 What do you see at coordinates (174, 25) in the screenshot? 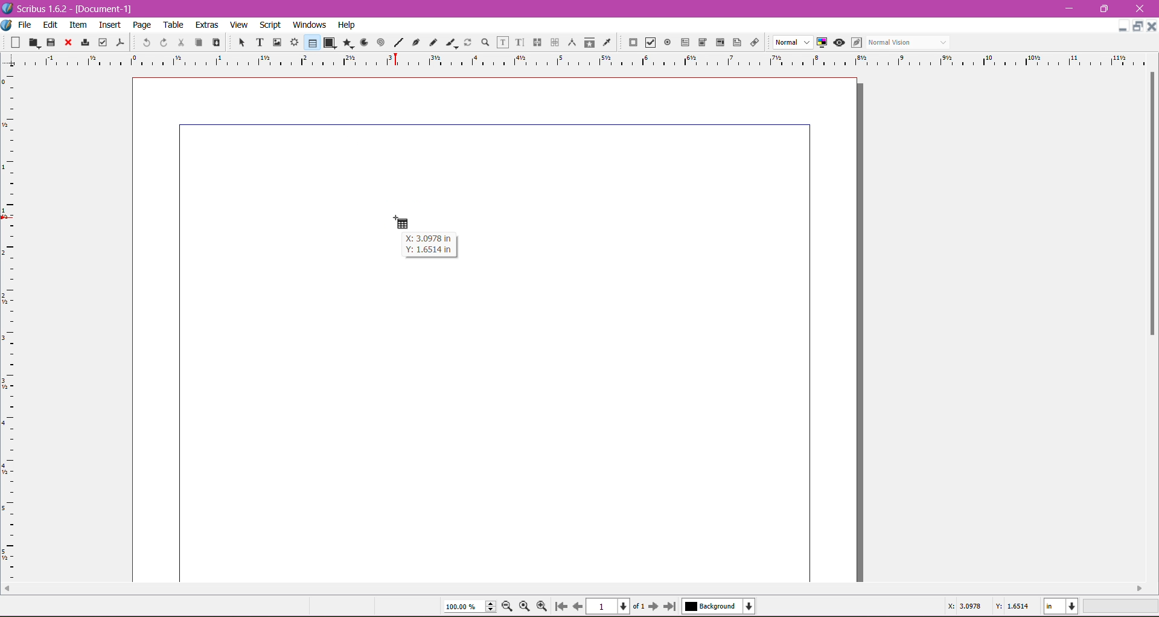
I see `Table` at bounding box center [174, 25].